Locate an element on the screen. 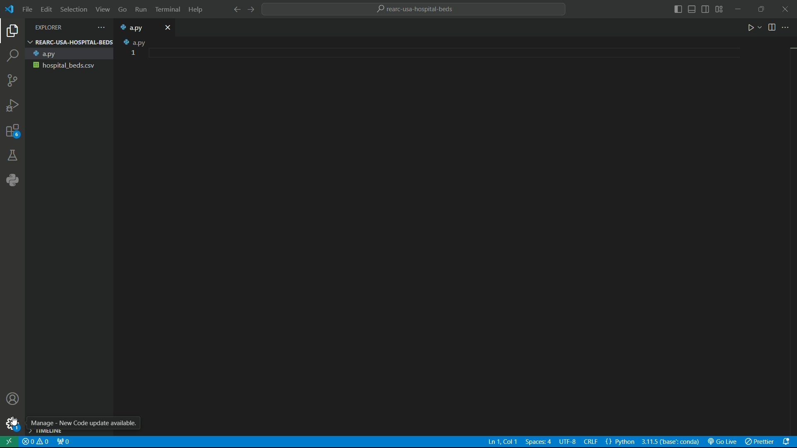 The height and width of the screenshot is (448, 797). source code is located at coordinates (12, 82).